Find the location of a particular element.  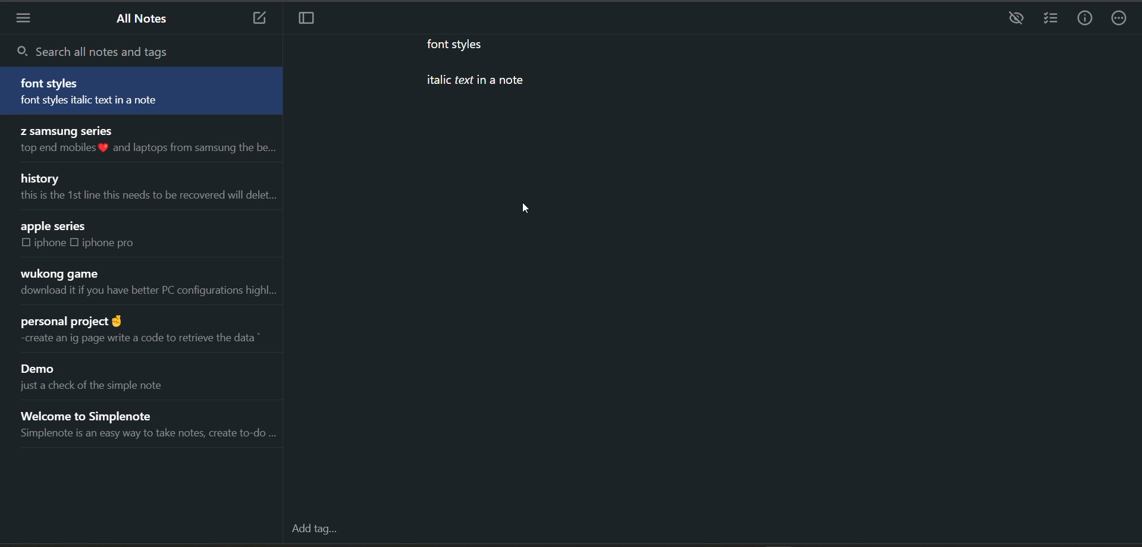

add new note is located at coordinates (258, 19).